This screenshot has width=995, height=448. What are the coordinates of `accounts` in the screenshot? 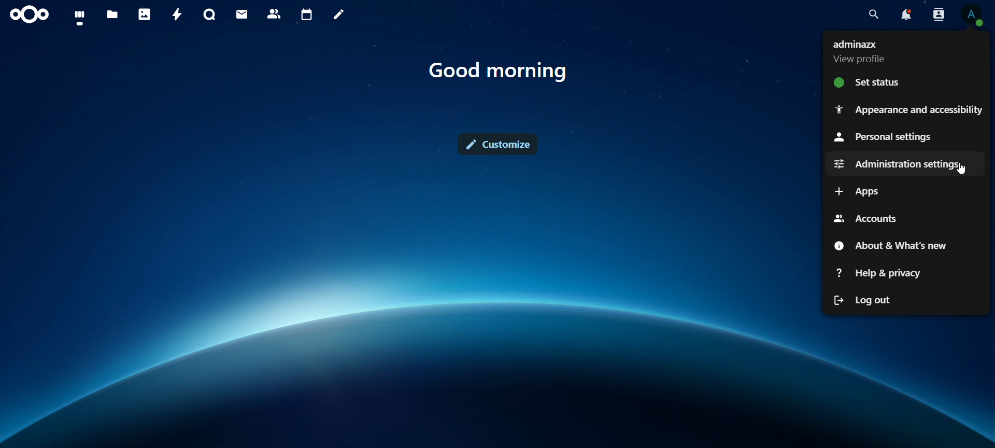 It's located at (866, 218).